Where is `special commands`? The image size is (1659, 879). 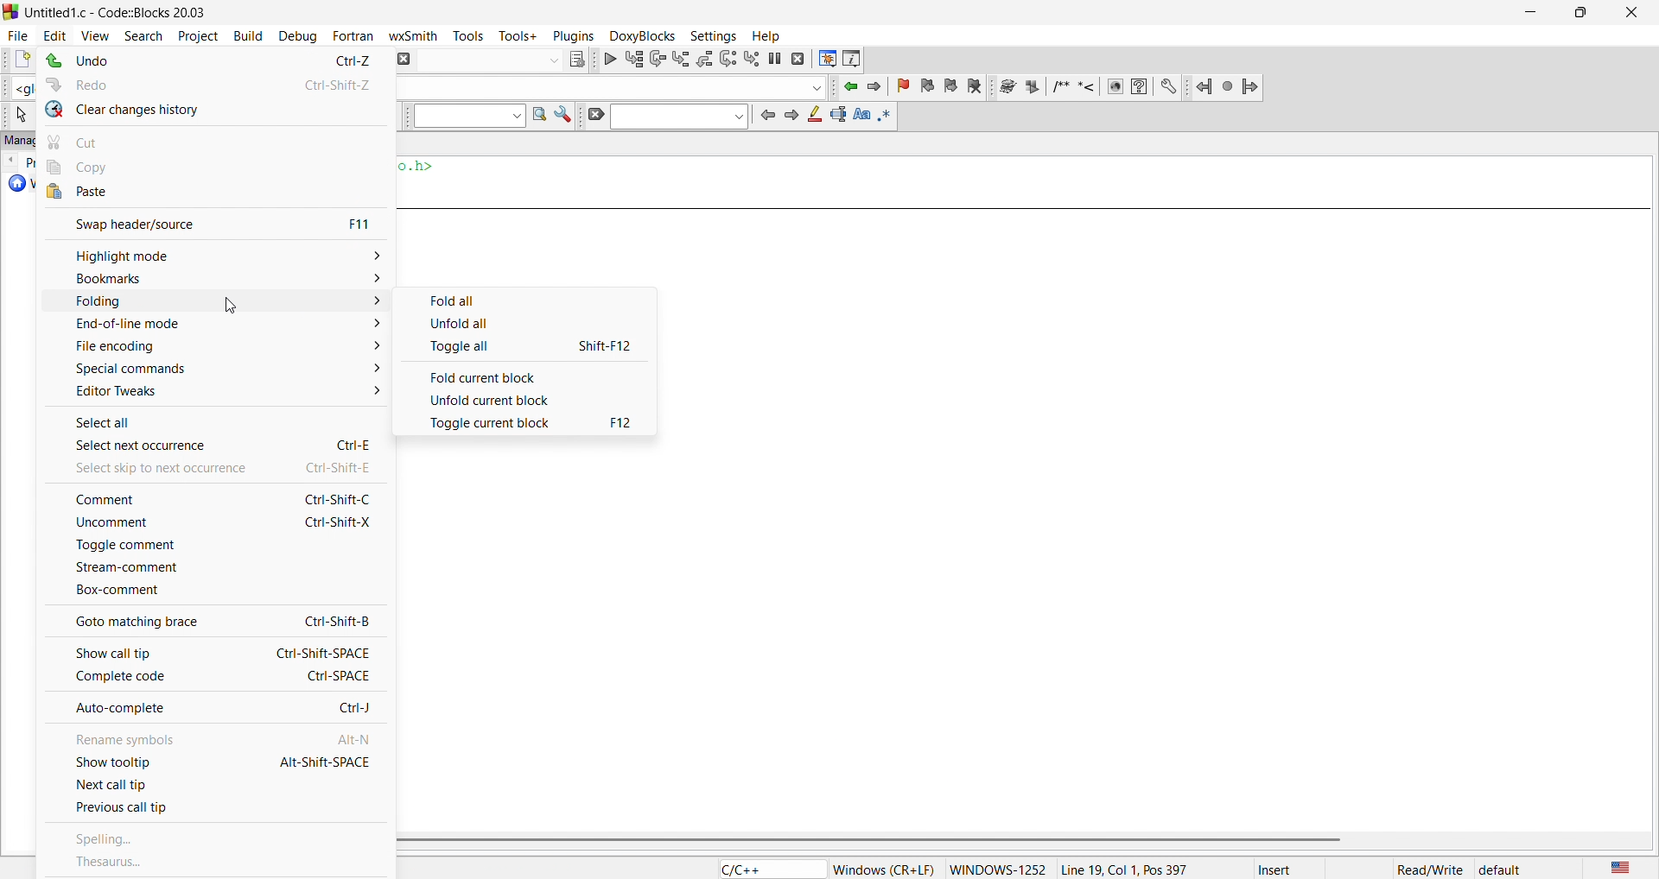
special commands is located at coordinates (209, 368).